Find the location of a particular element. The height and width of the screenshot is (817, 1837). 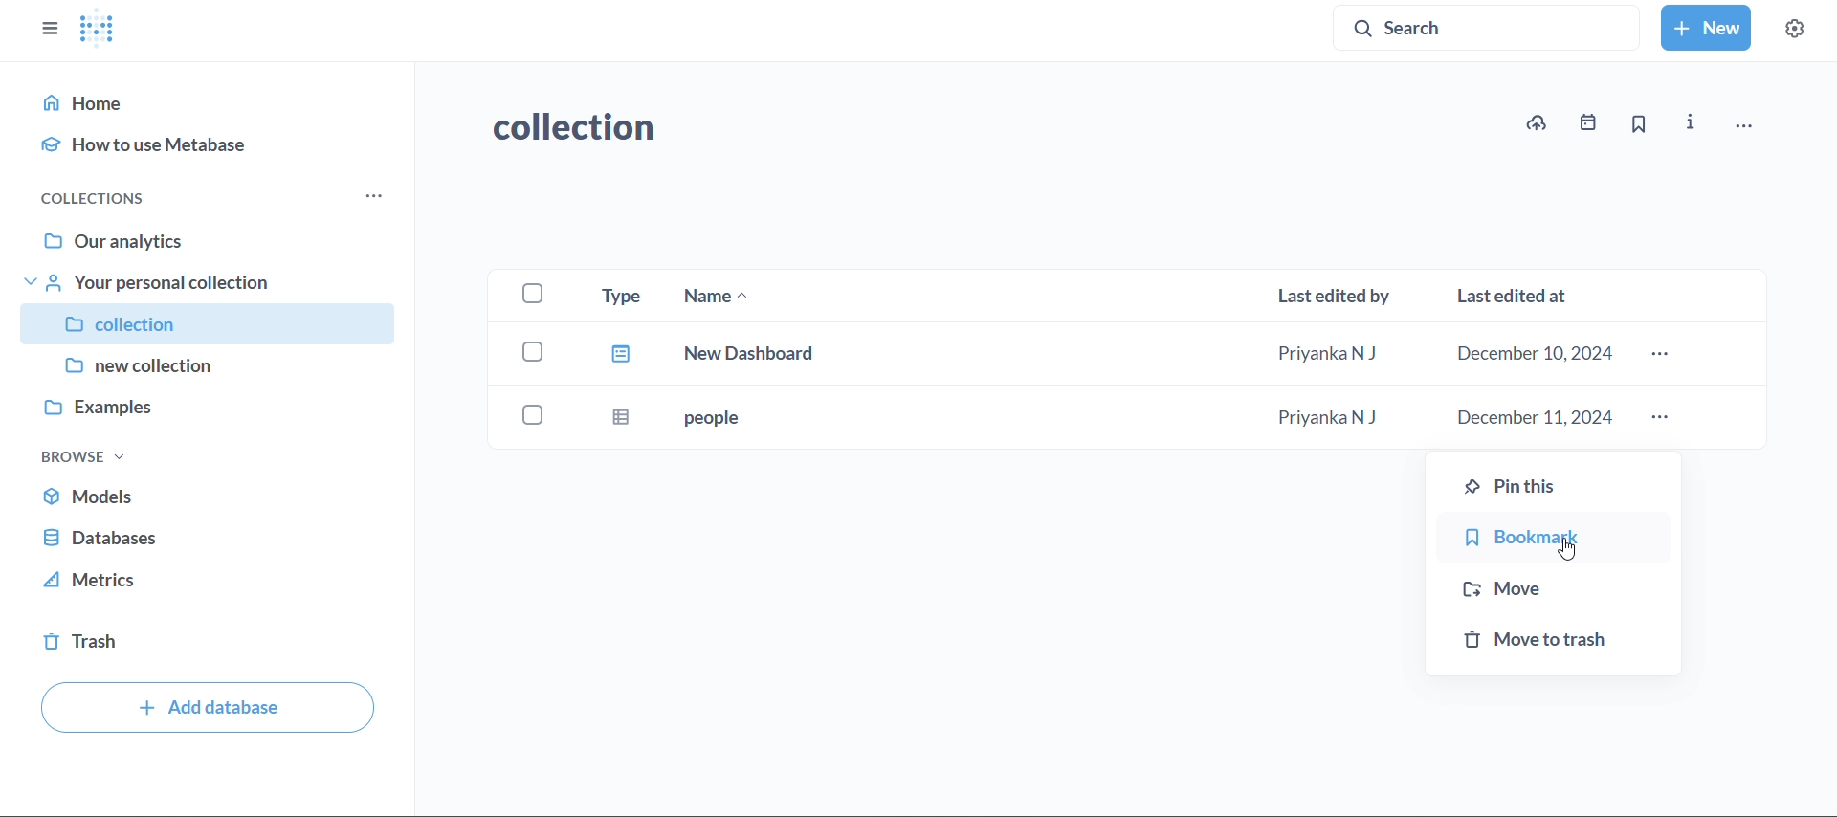

logo is located at coordinates (98, 31).